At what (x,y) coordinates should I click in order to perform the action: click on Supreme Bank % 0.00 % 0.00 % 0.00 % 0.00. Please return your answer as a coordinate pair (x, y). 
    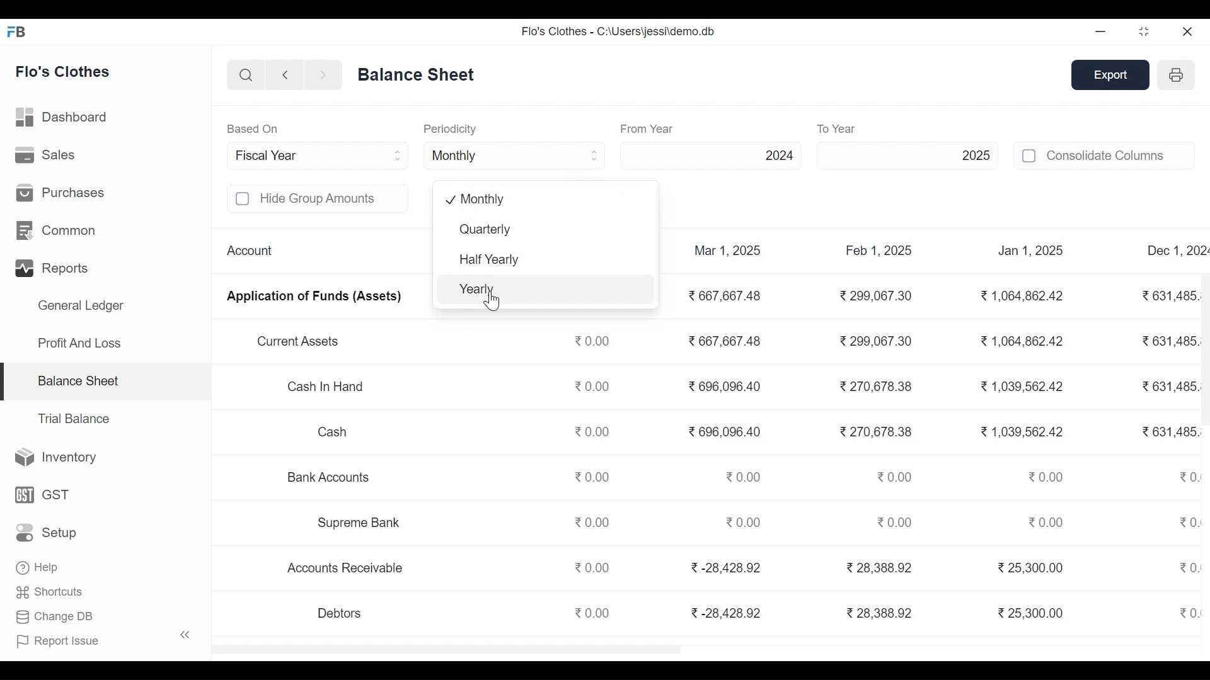
    Looking at the image, I should click on (705, 523).